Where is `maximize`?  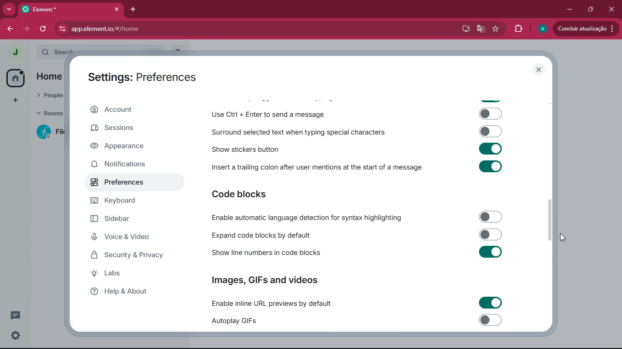
maximize is located at coordinates (591, 10).